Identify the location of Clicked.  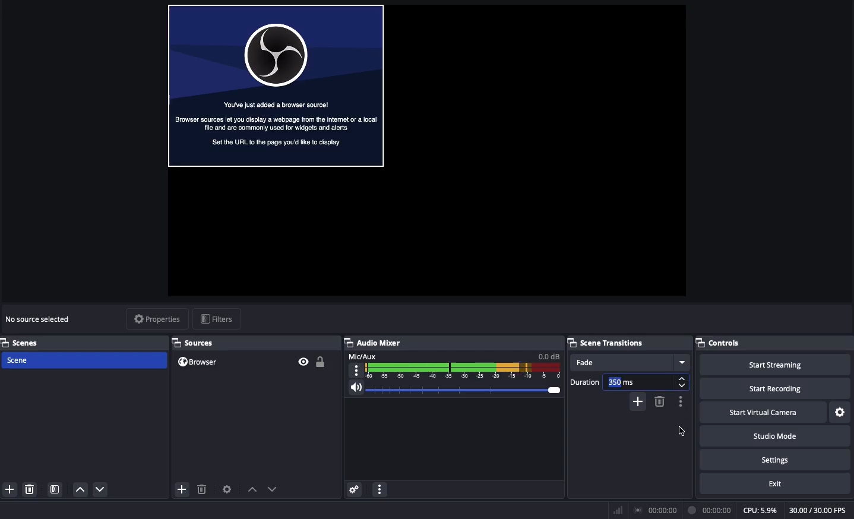
(682, 428).